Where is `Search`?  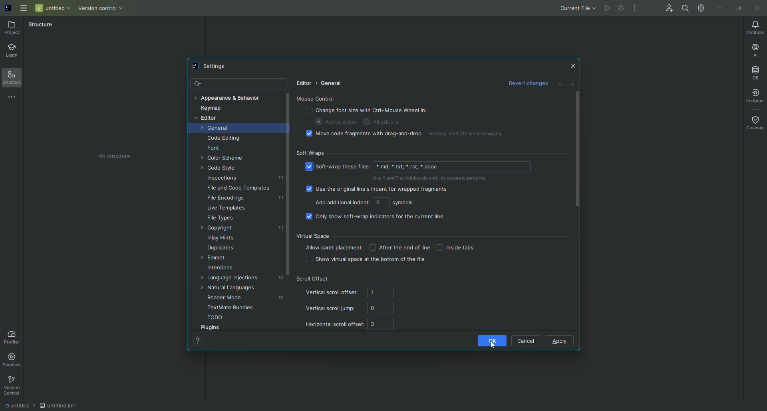
Search is located at coordinates (196, 82).